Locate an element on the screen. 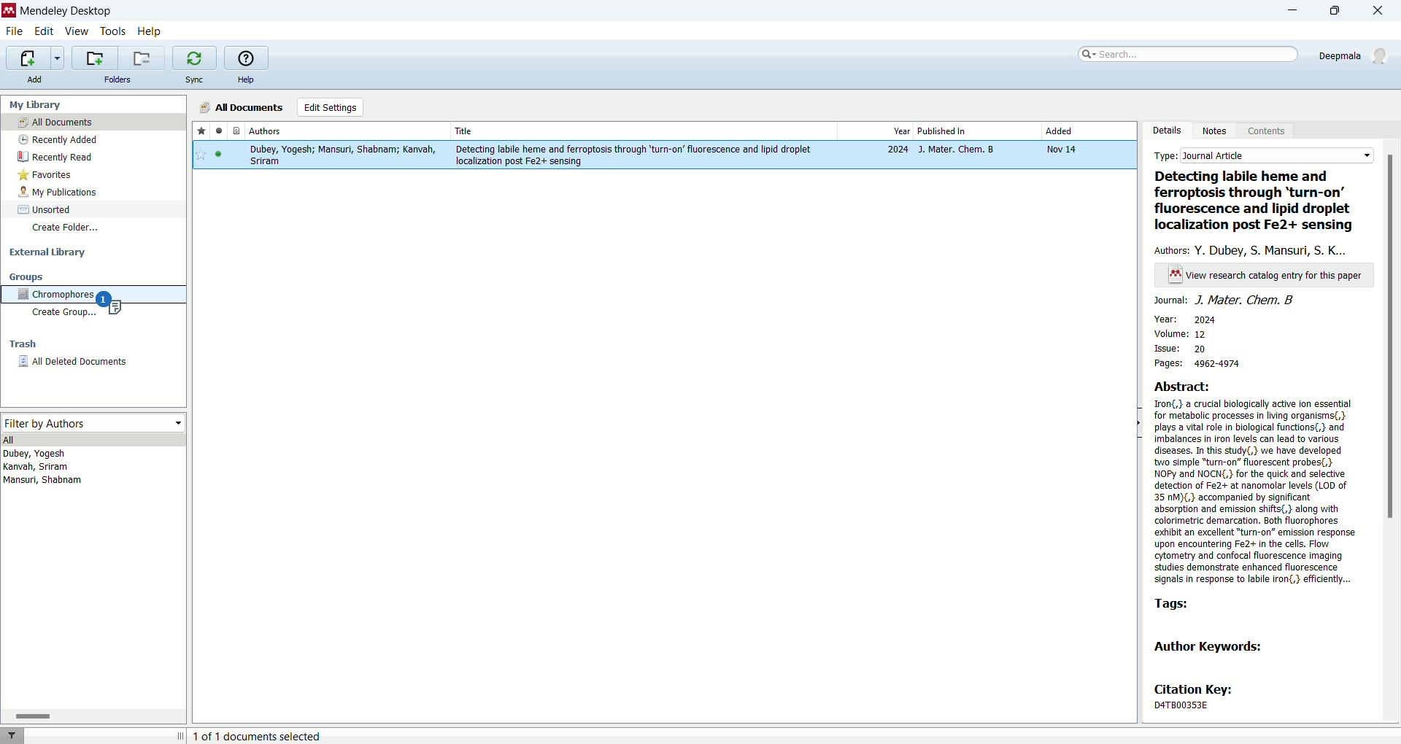  volume: 12 is located at coordinates (1178, 334).